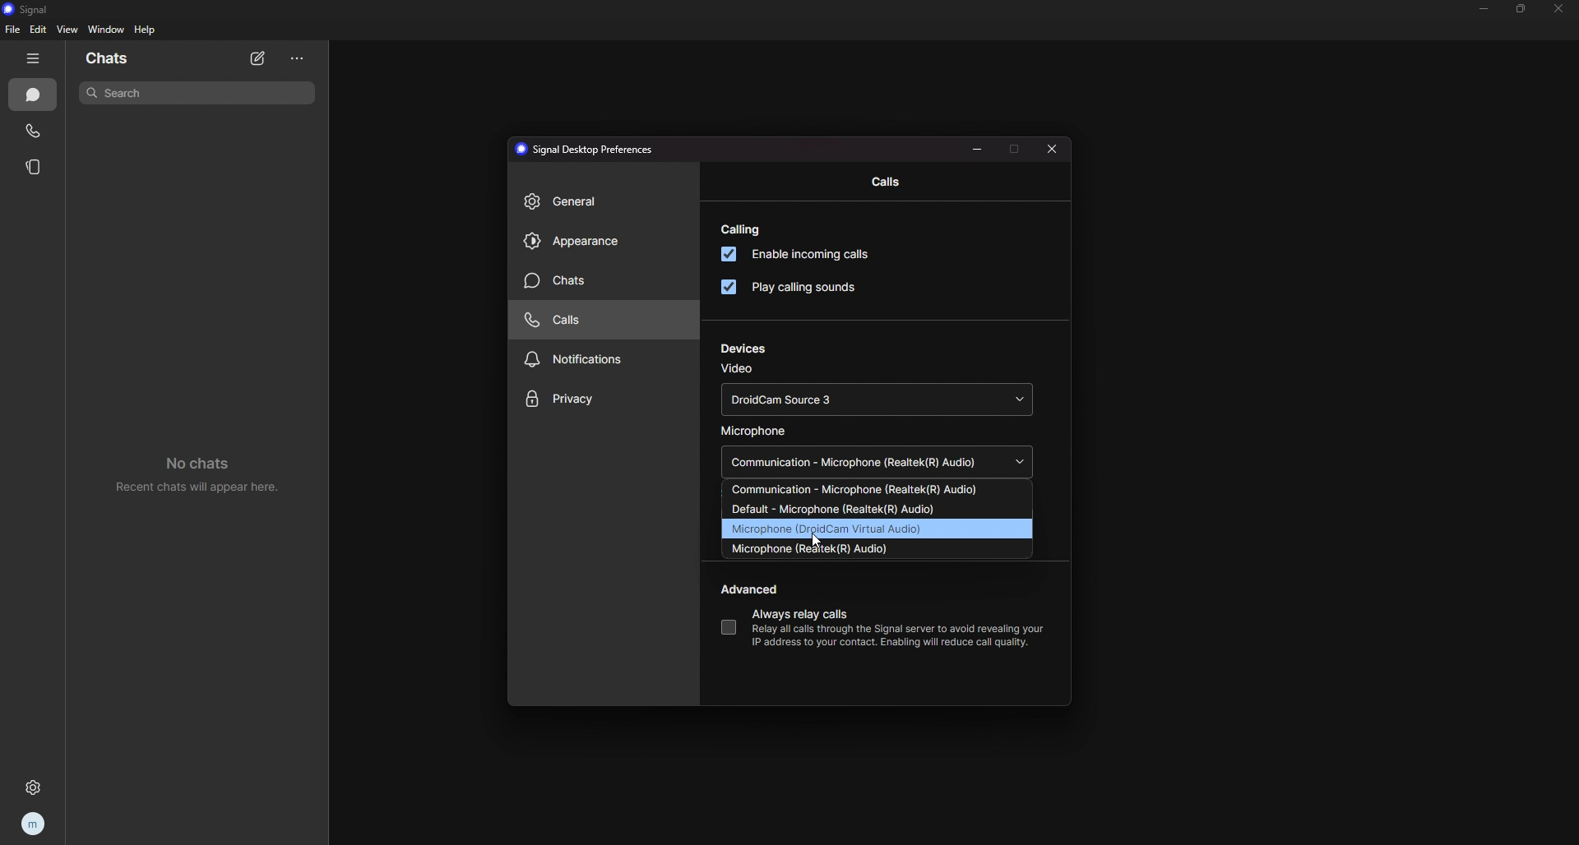  I want to click on chats, so click(595, 281).